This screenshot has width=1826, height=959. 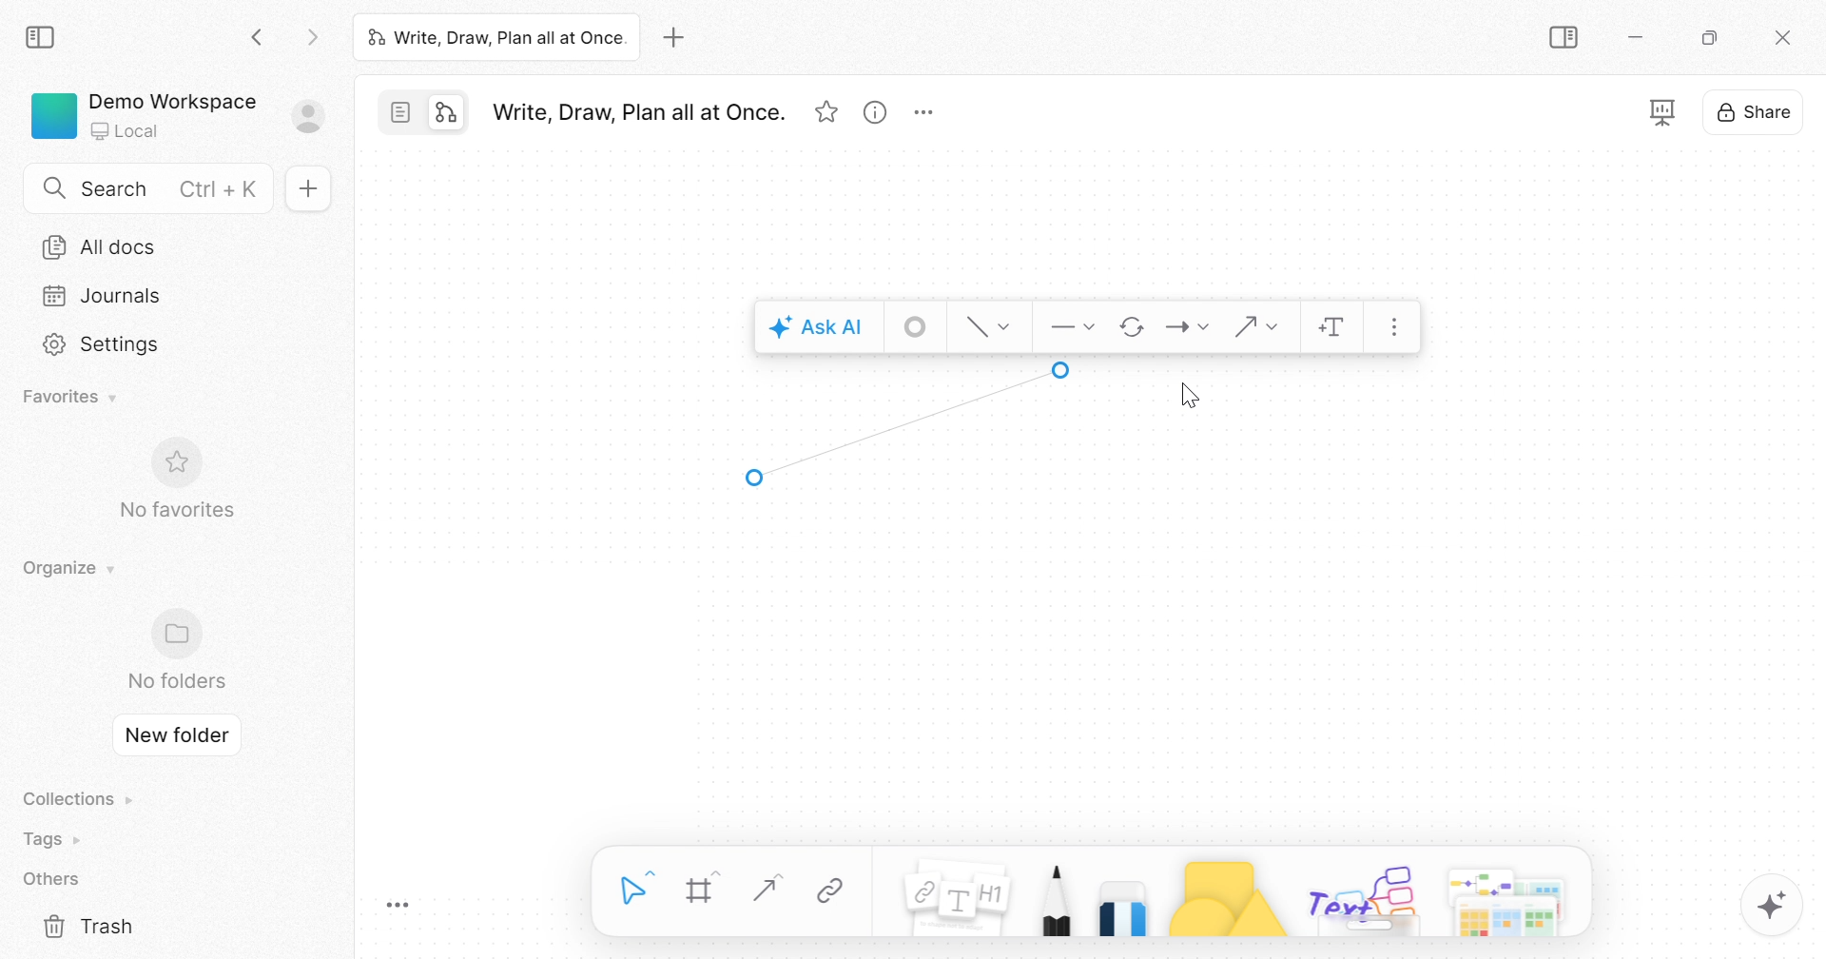 I want to click on Others, so click(x=1364, y=897).